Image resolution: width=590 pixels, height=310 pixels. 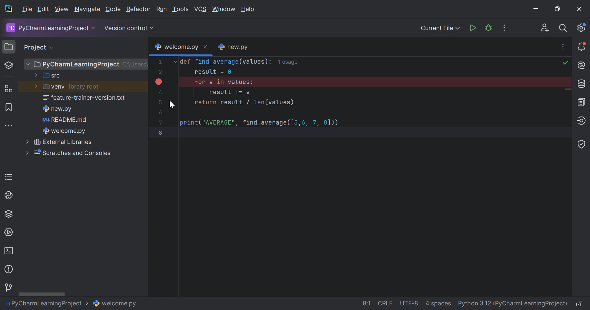 I want to click on 1usage, so click(x=289, y=62).